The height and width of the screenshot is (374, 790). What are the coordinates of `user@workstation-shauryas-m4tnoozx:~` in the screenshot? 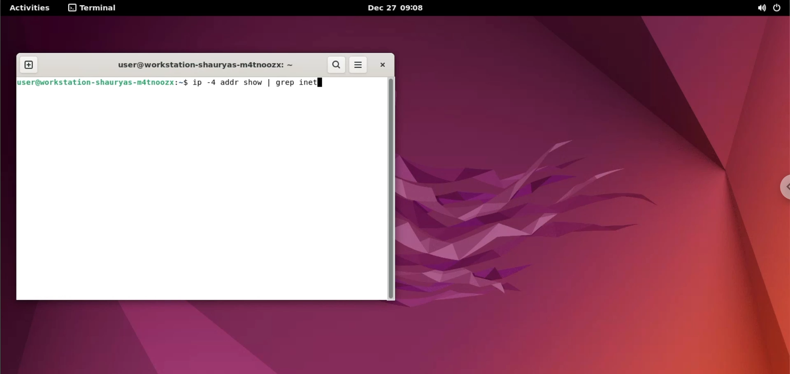 It's located at (202, 65).